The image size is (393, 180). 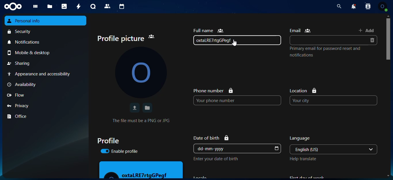 I want to click on profile picture, so click(x=141, y=72).